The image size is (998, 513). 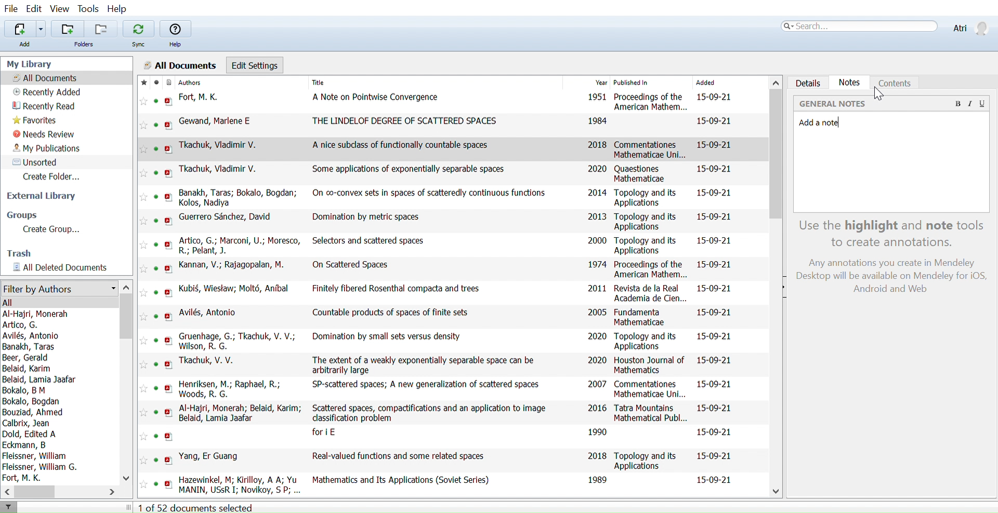 What do you see at coordinates (169, 484) in the screenshot?
I see `open PDF` at bounding box center [169, 484].